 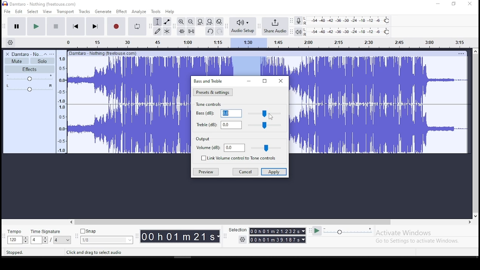 I want to click on drop down, so click(x=45, y=240).